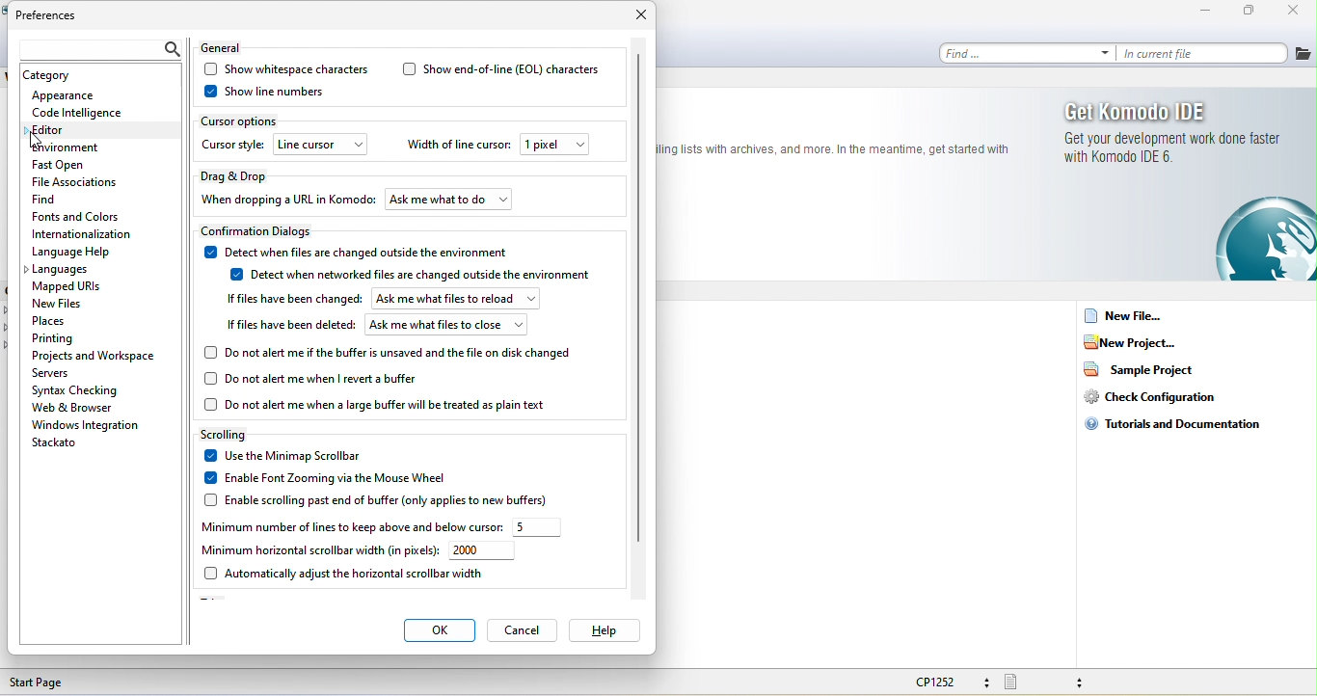 This screenshot has width=1317, height=696. I want to click on internationalization, so click(87, 235).